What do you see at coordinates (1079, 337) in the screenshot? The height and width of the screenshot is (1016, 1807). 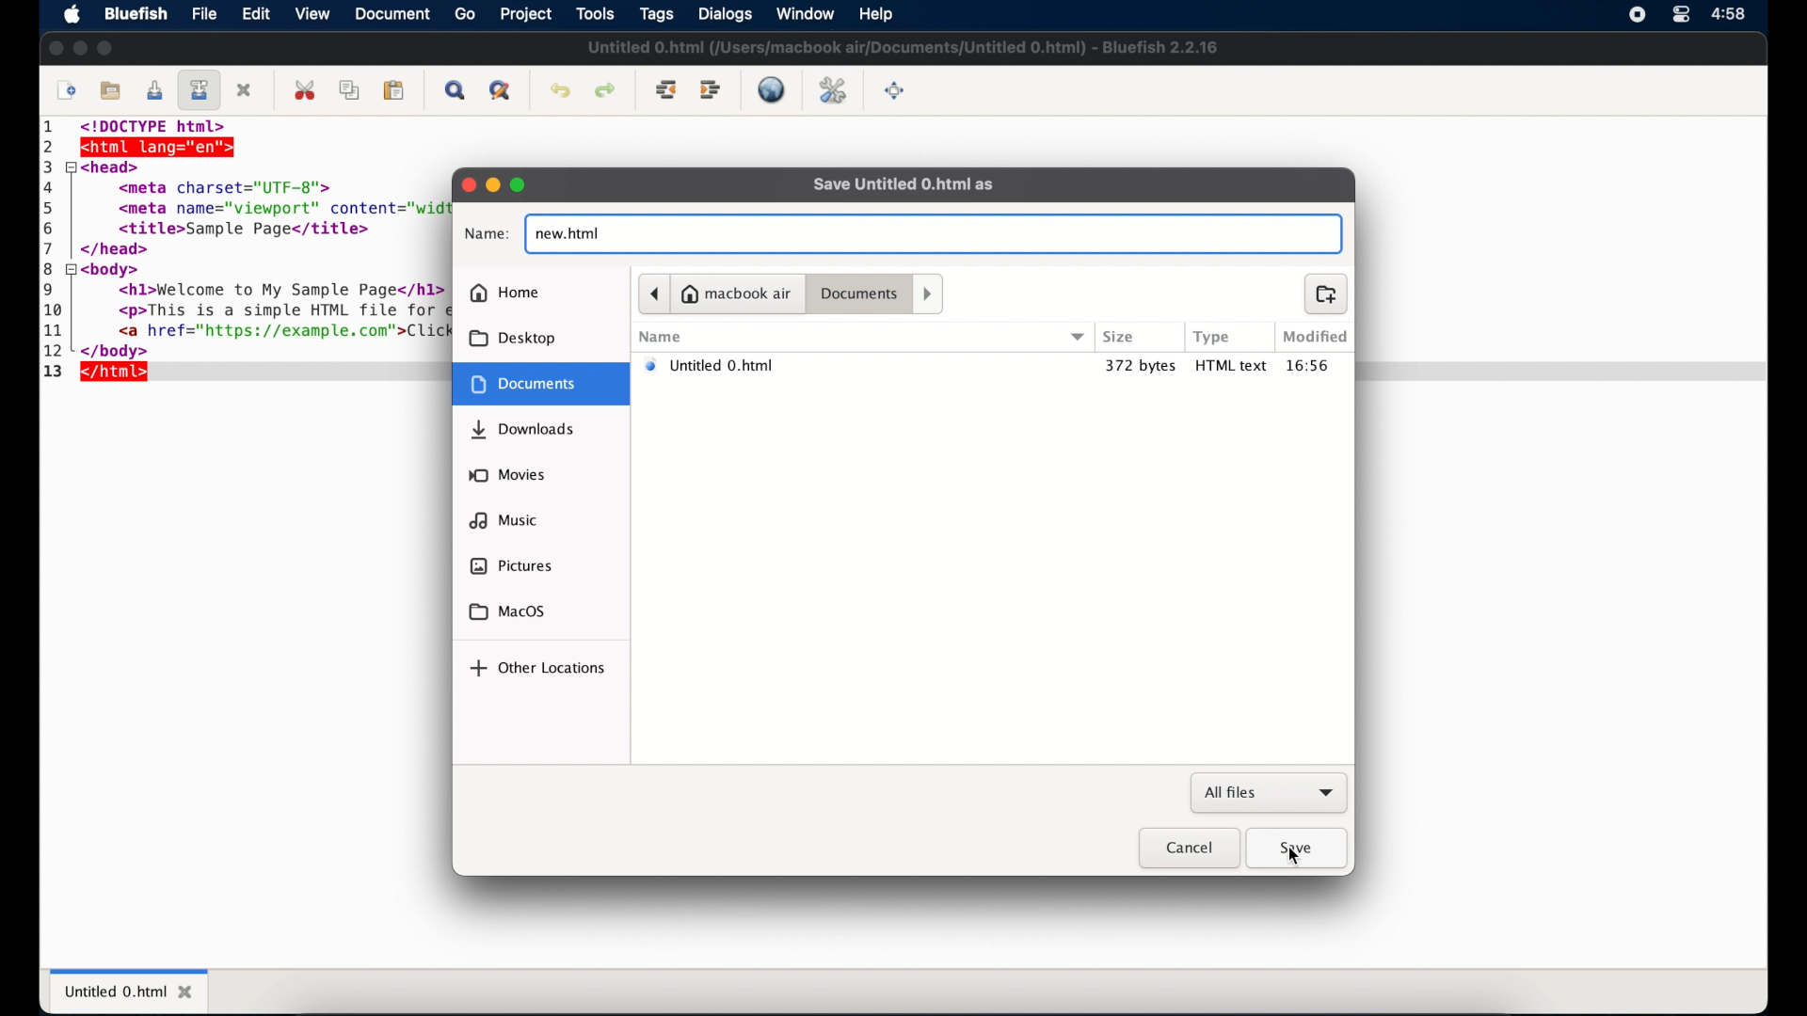 I see `dropdown menu` at bounding box center [1079, 337].